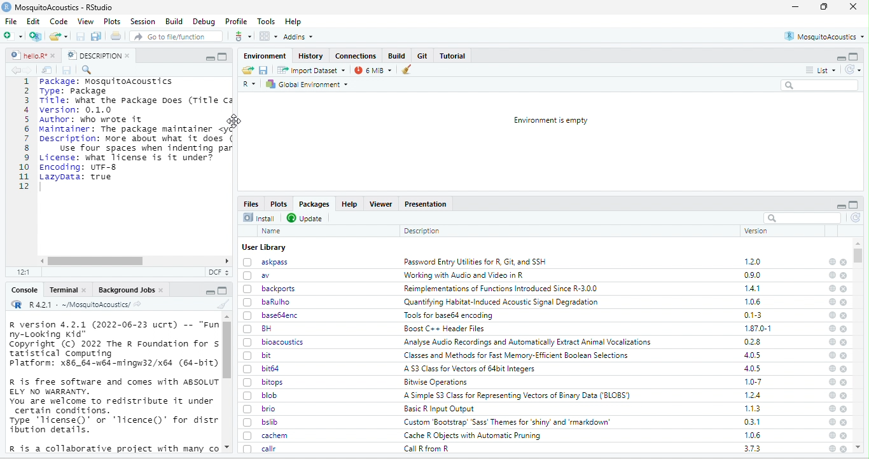  I want to click on scroll bar, so click(861, 256).